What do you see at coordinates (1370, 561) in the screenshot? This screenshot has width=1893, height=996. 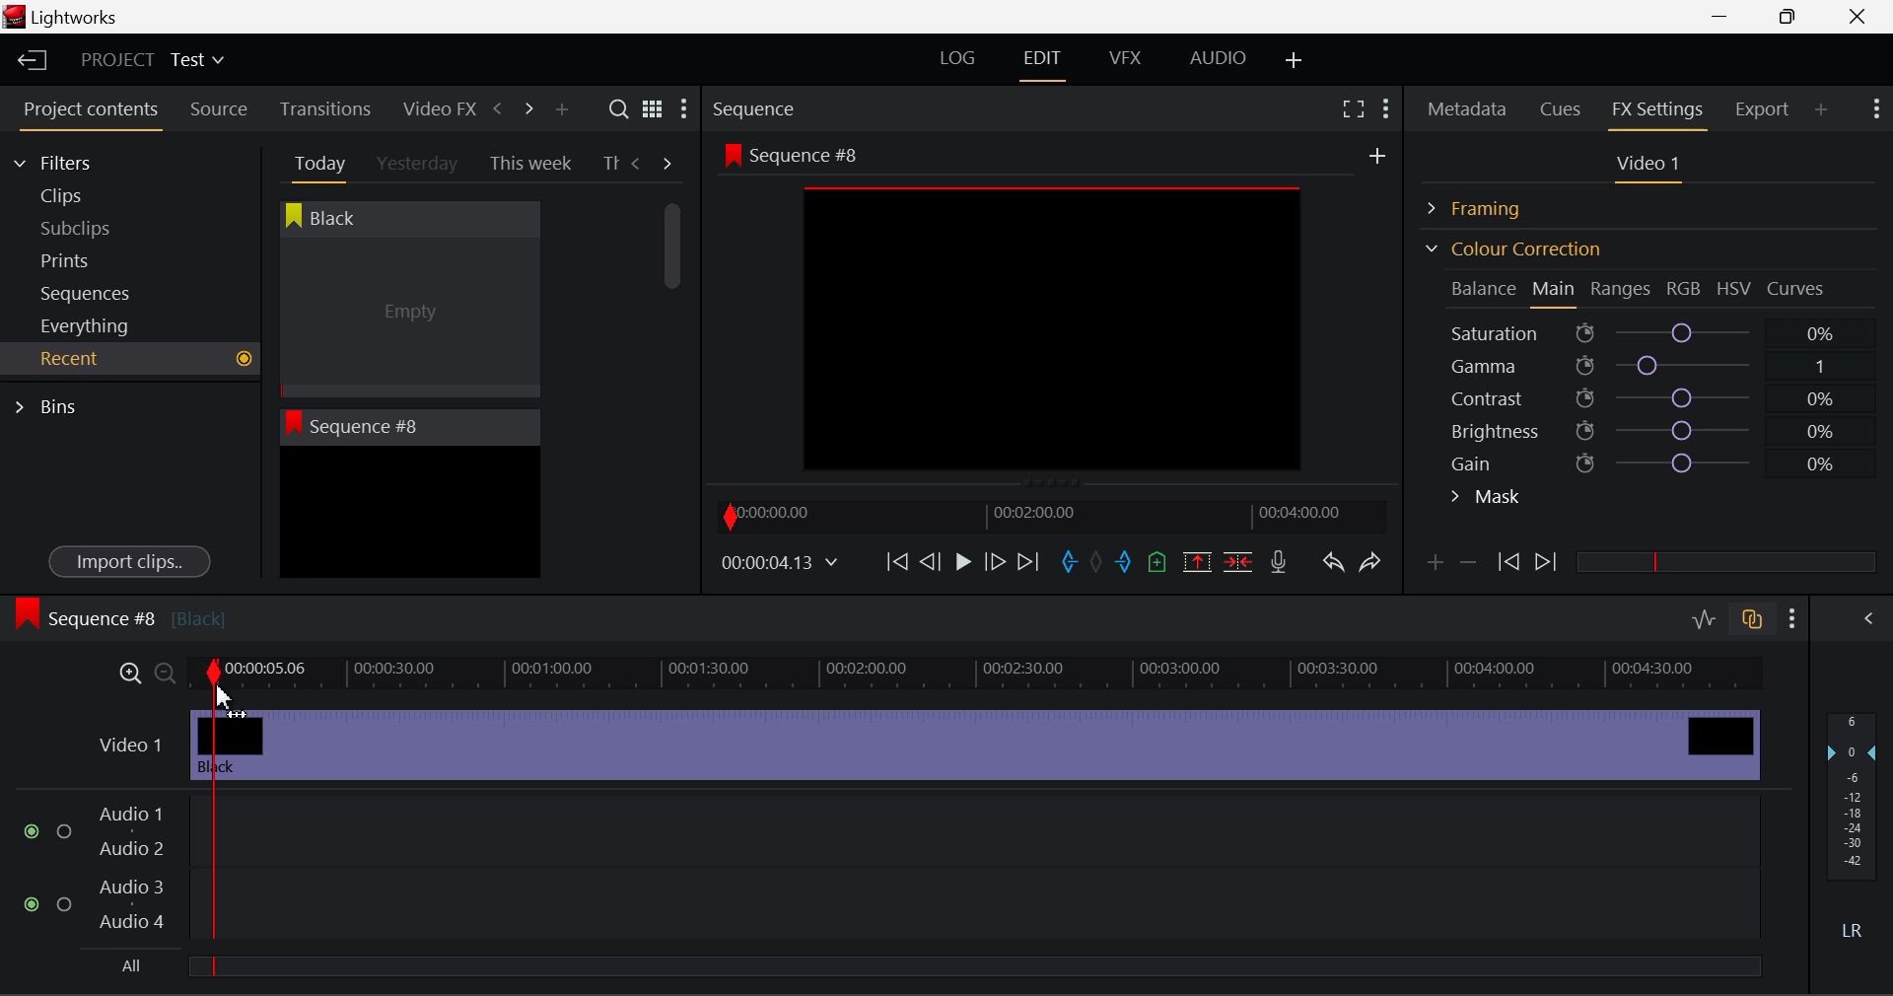 I see `Redo` at bounding box center [1370, 561].